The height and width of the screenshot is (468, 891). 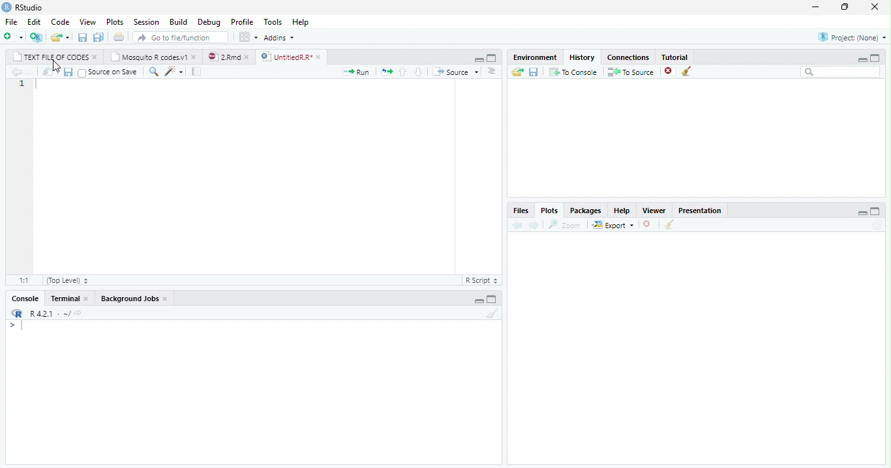 What do you see at coordinates (864, 212) in the screenshot?
I see `minimize` at bounding box center [864, 212].